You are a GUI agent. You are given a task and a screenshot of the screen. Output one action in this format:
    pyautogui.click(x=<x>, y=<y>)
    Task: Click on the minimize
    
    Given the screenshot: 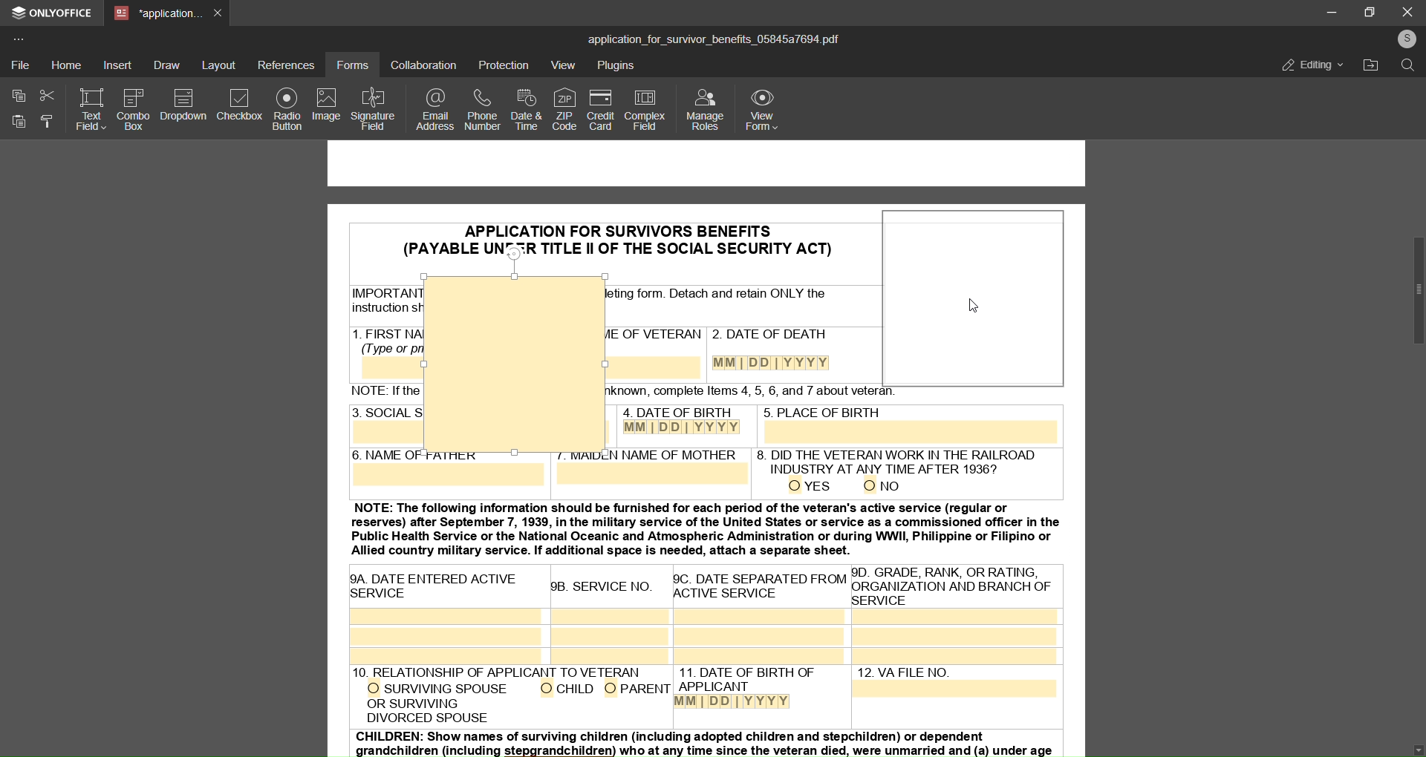 What is the action you would take?
    pyautogui.click(x=1327, y=12)
    